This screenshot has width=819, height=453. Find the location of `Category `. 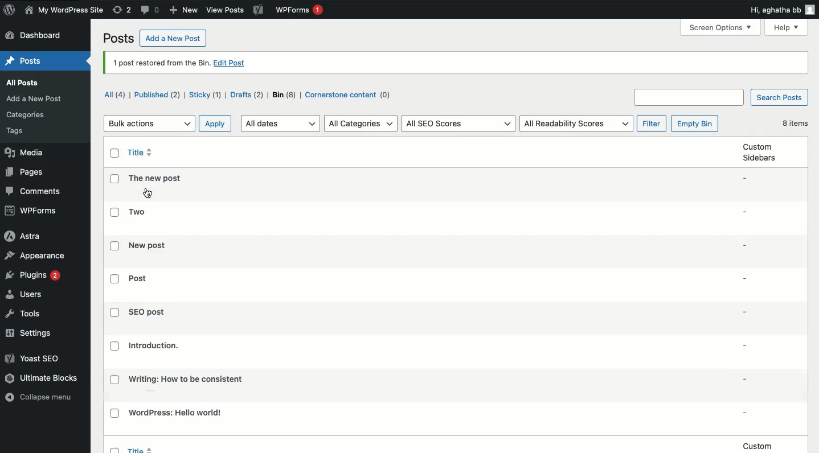

Category  is located at coordinates (26, 115).